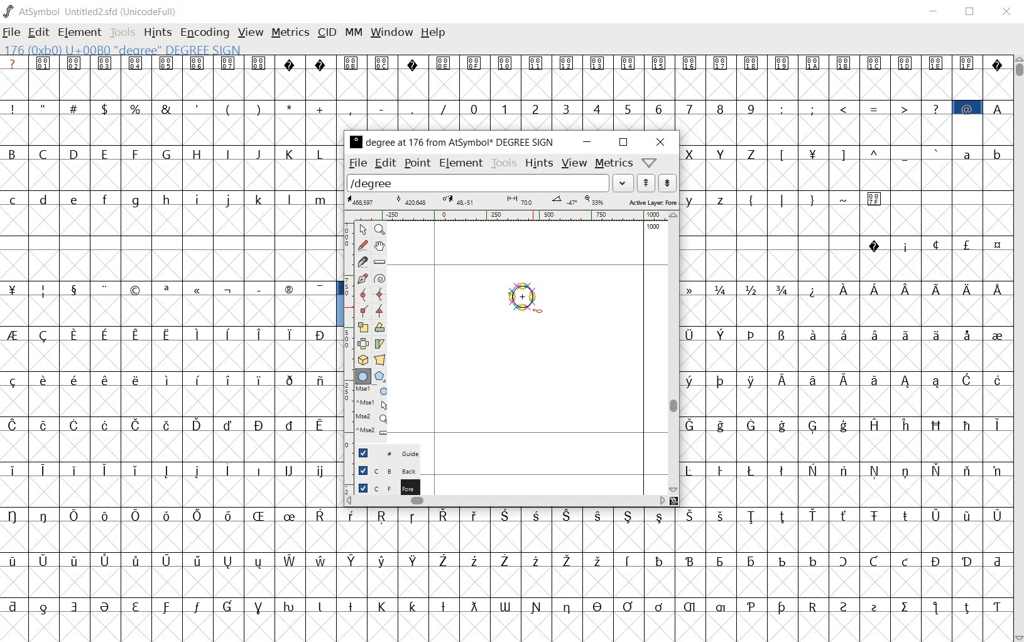  What do you see at coordinates (379, 248) in the screenshot?
I see `scroll by hand` at bounding box center [379, 248].